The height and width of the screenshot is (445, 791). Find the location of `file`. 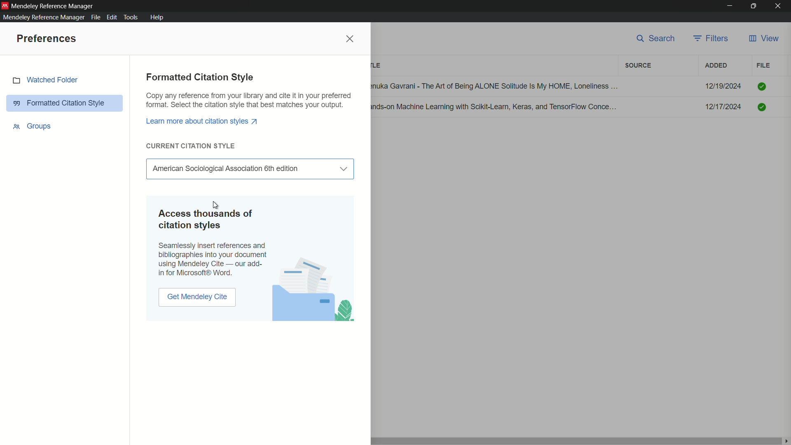

file is located at coordinates (763, 66).